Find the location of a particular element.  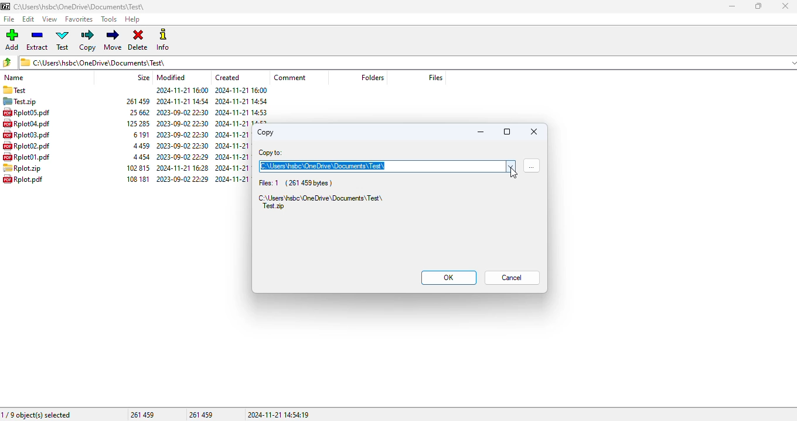

size is located at coordinates (144, 77).